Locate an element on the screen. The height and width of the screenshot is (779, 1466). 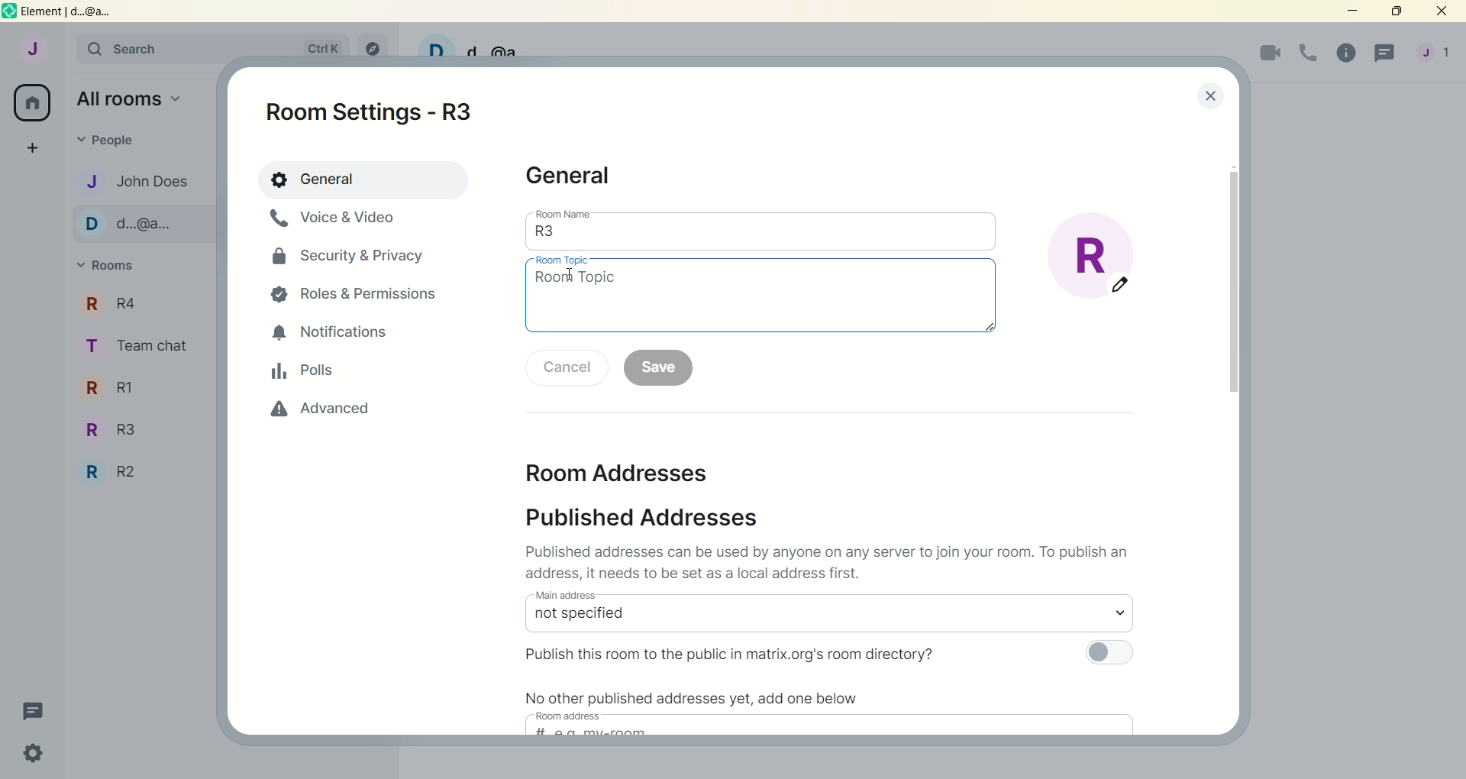
voice and video is located at coordinates (349, 219).